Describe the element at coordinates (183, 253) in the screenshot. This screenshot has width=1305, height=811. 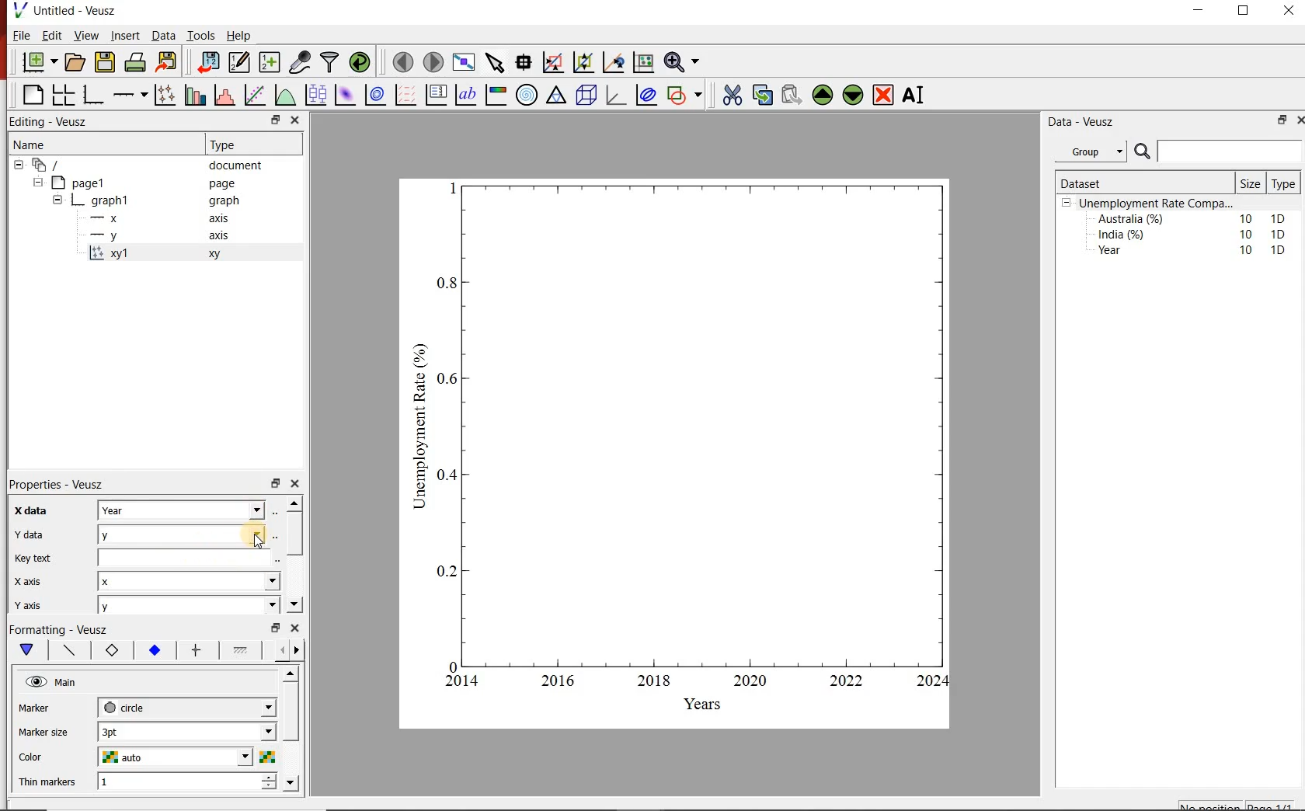
I see `xy 1 xy` at that location.